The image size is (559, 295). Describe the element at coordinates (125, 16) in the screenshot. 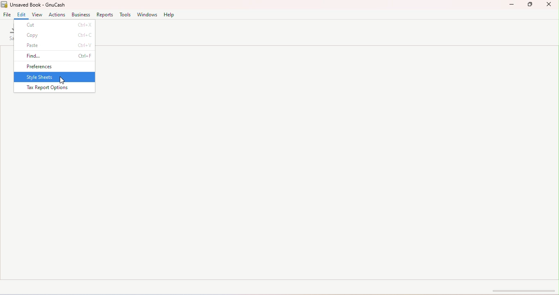

I see `Tools` at that location.